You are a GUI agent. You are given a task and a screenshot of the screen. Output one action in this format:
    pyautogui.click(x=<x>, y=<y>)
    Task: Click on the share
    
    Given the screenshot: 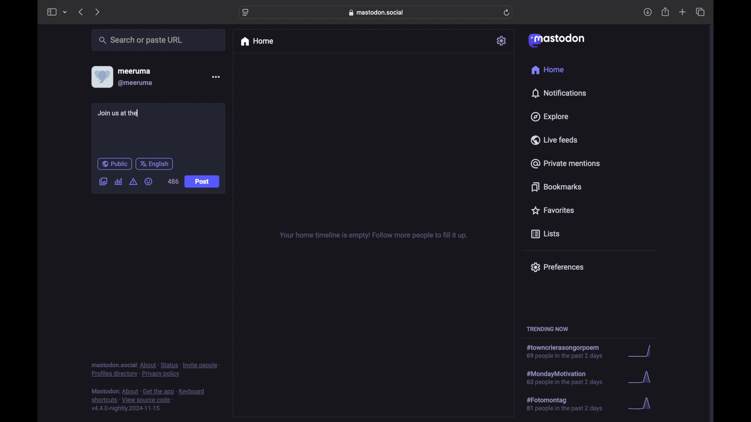 What is the action you would take?
    pyautogui.click(x=666, y=12)
    